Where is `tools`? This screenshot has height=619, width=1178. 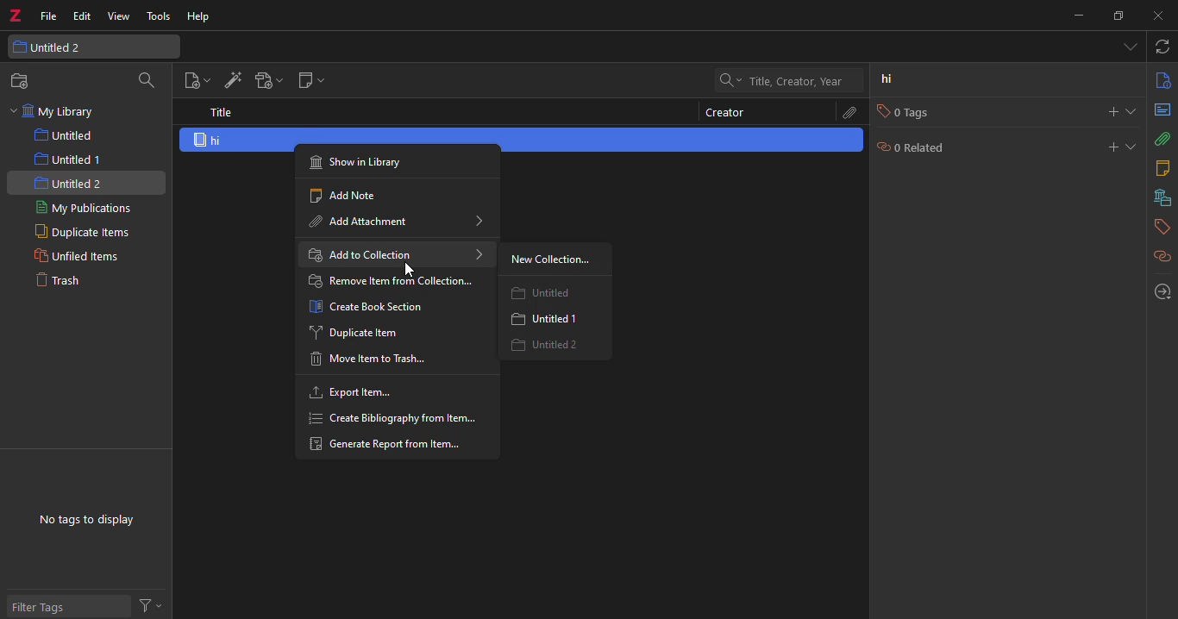 tools is located at coordinates (160, 16).